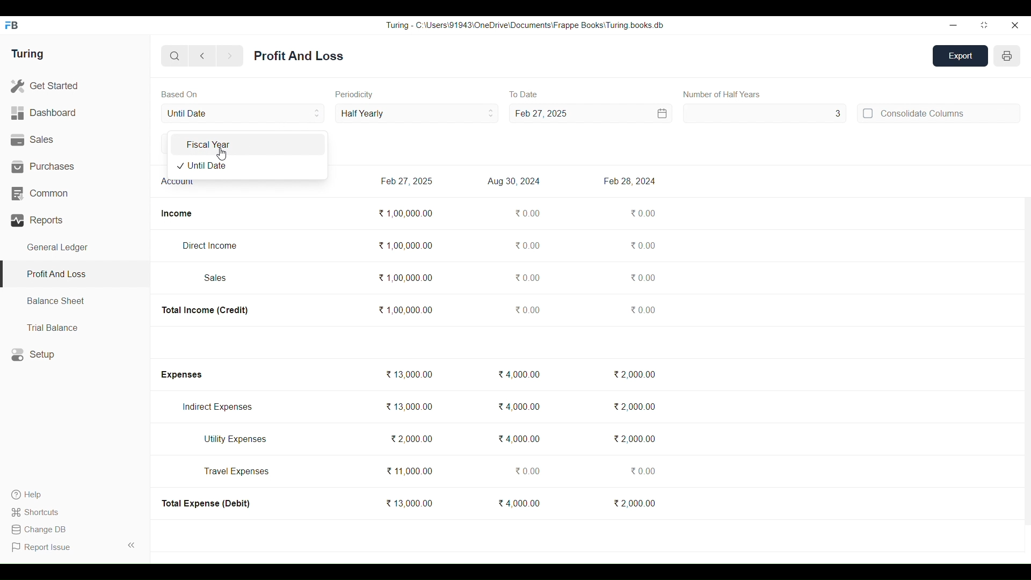 This screenshot has height=580, width=1031. What do you see at coordinates (209, 245) in the screenshot?
I see `Direct Income` at bounding box center [209, 245].